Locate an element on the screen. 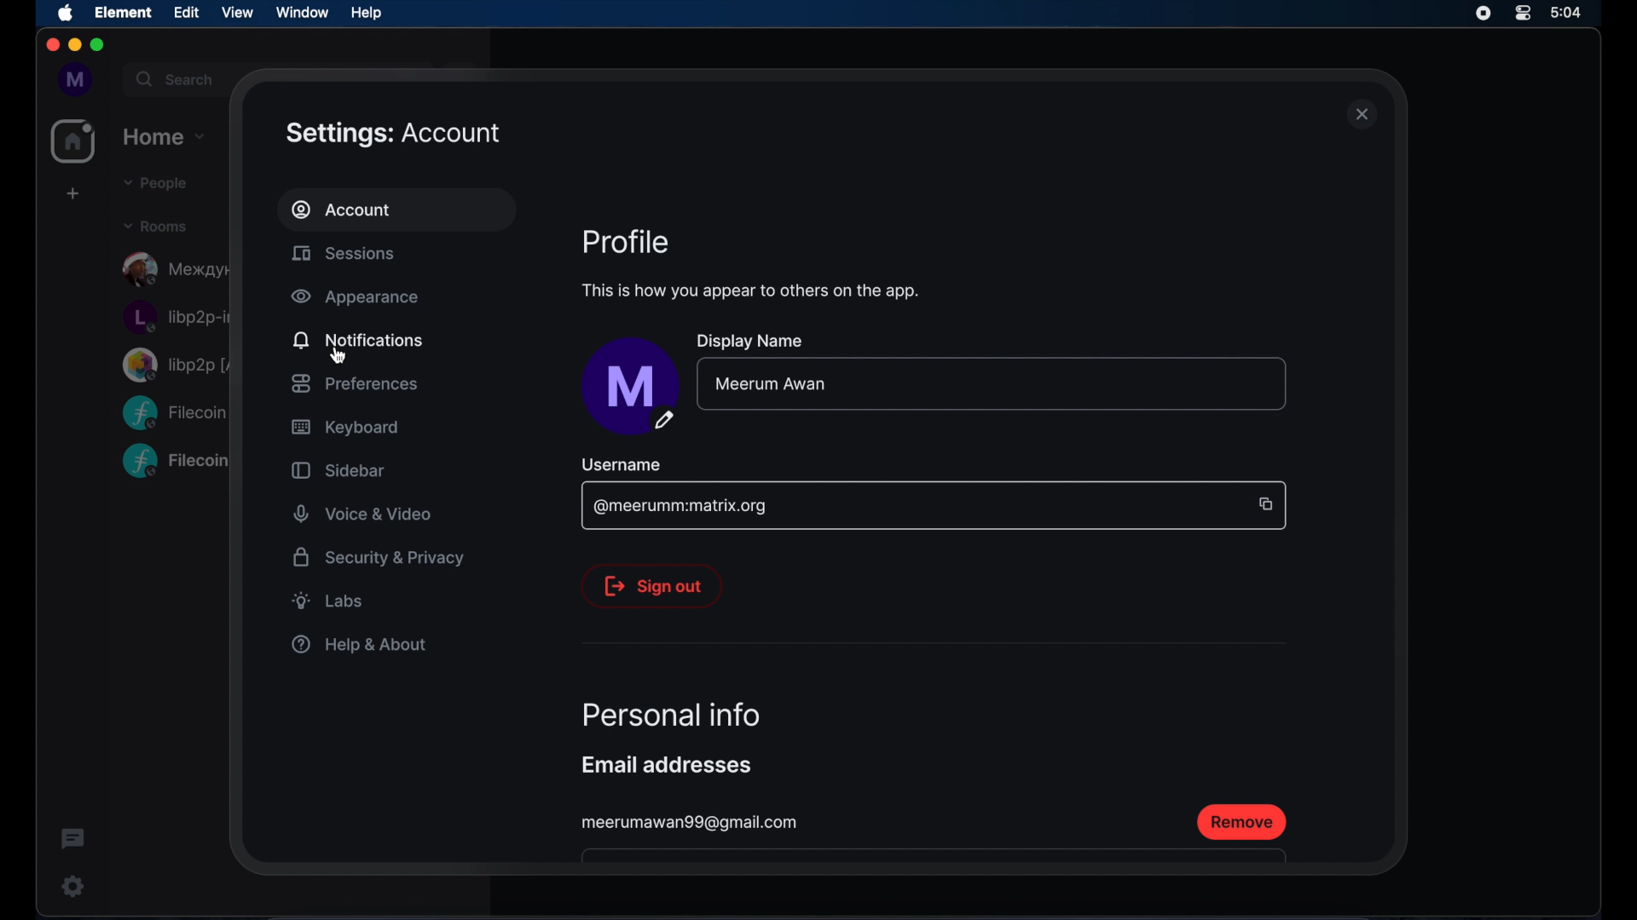 The image size is (1637, 920). edit profile picture is located at coordinates (630, 387).